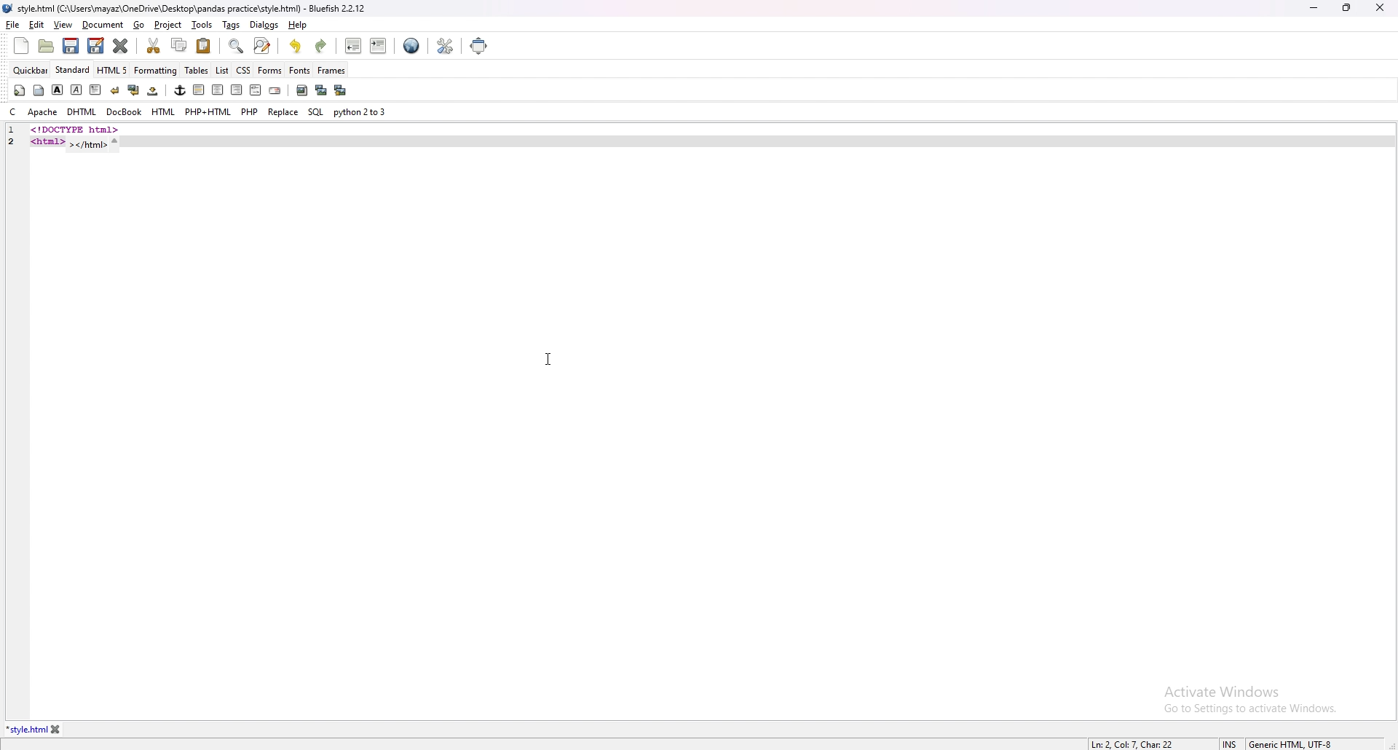  I want to click on help, so click(296, 25).